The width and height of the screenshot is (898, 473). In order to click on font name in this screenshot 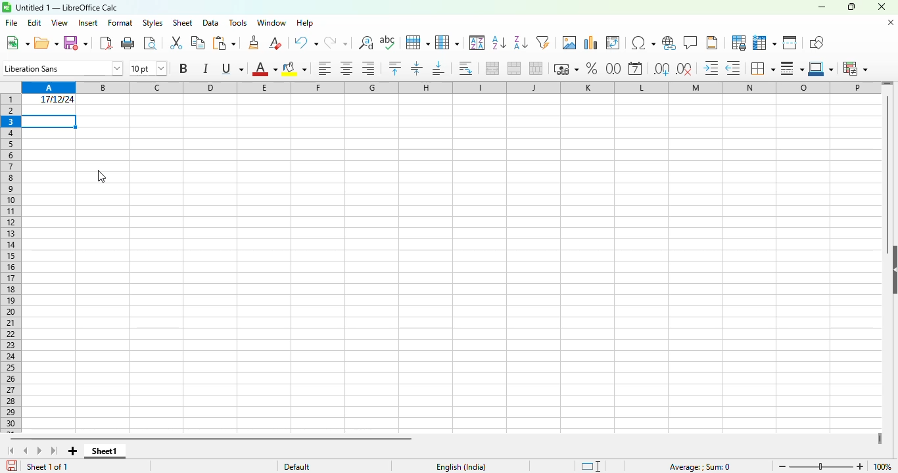, I will do `click(63, 68)`.